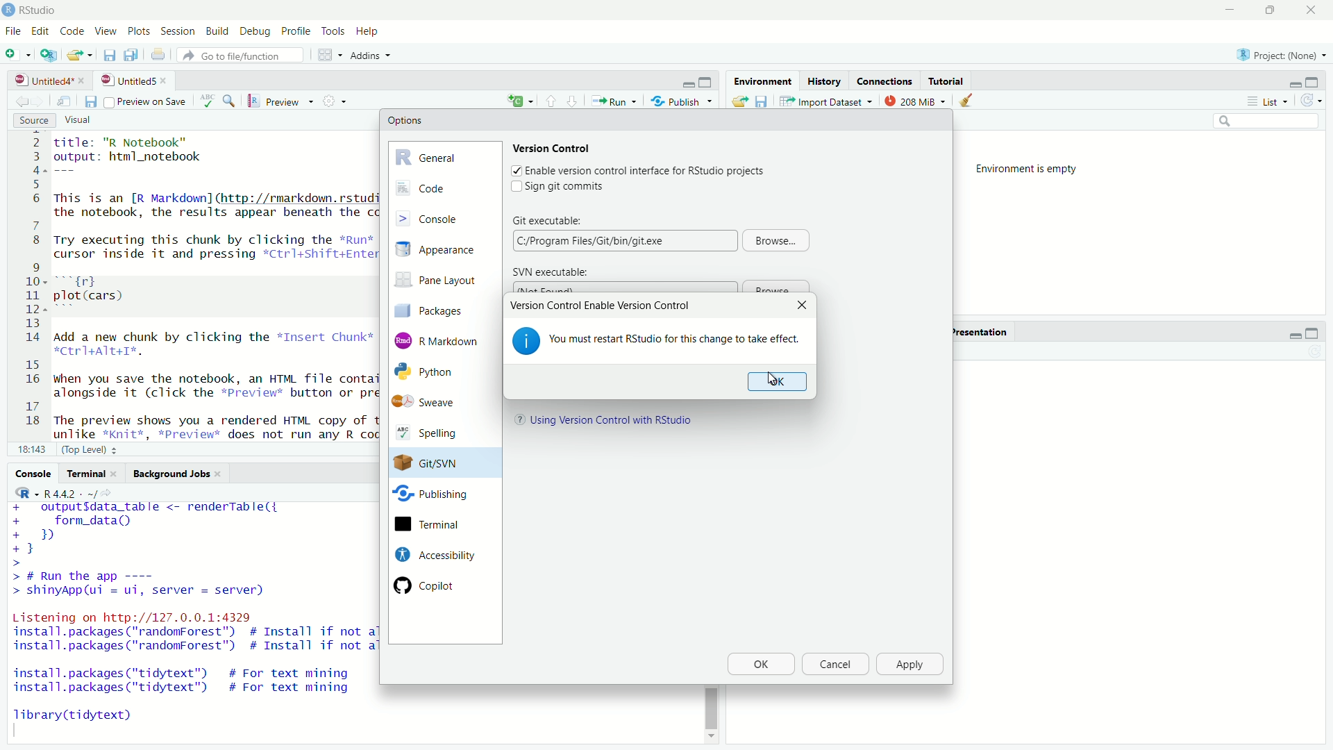  I want to click on Terminal, so click(433, 525).